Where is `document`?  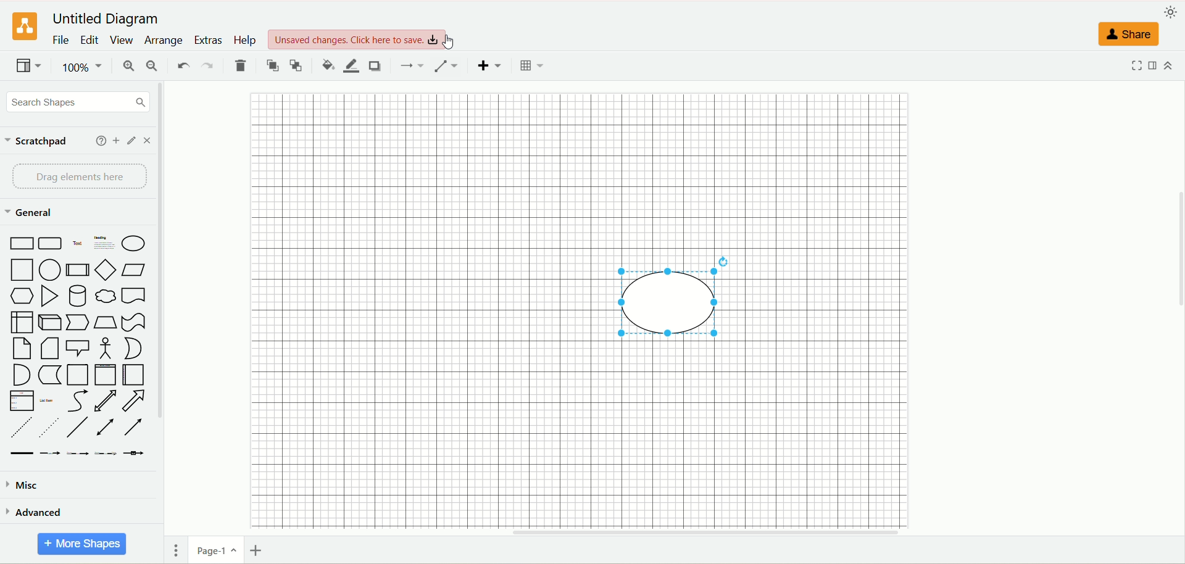
document is located at coordinates (135, 296).